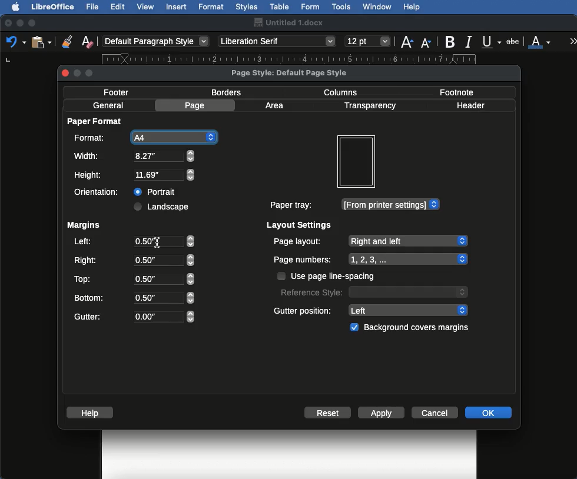  Describe the element at coordinates (327, 276) in the screenshot. I see `Use page line spacing` at that location.